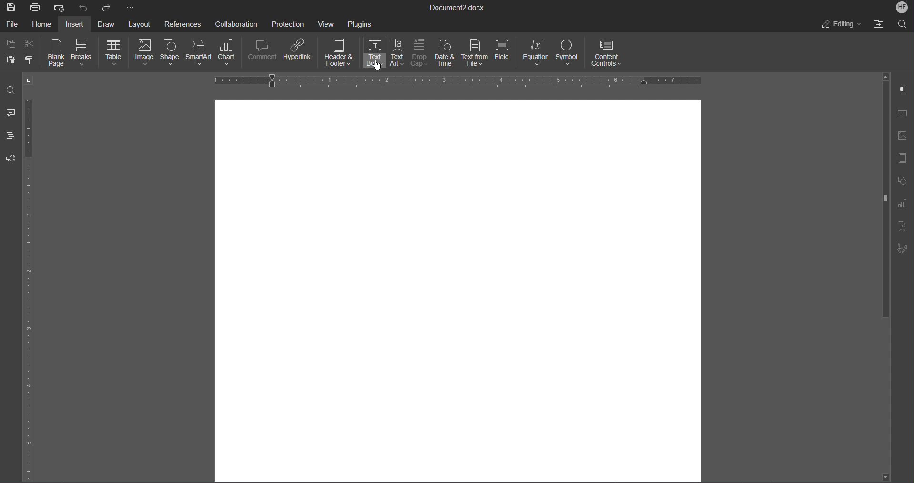  I want to click on Text Art, so click(398, 53).